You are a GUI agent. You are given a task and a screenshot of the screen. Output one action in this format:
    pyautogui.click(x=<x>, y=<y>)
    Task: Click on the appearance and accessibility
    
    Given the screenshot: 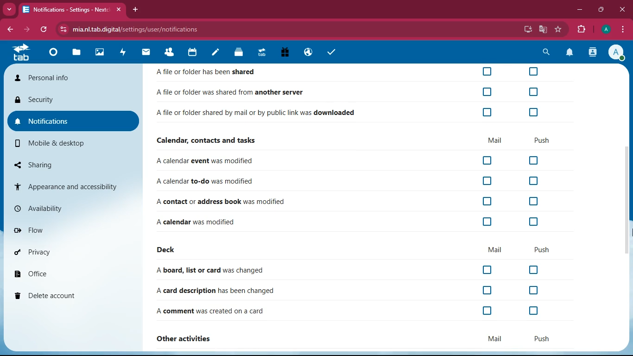 What is the action you would take?
    pyautogui.click(x=72, y=187)
    